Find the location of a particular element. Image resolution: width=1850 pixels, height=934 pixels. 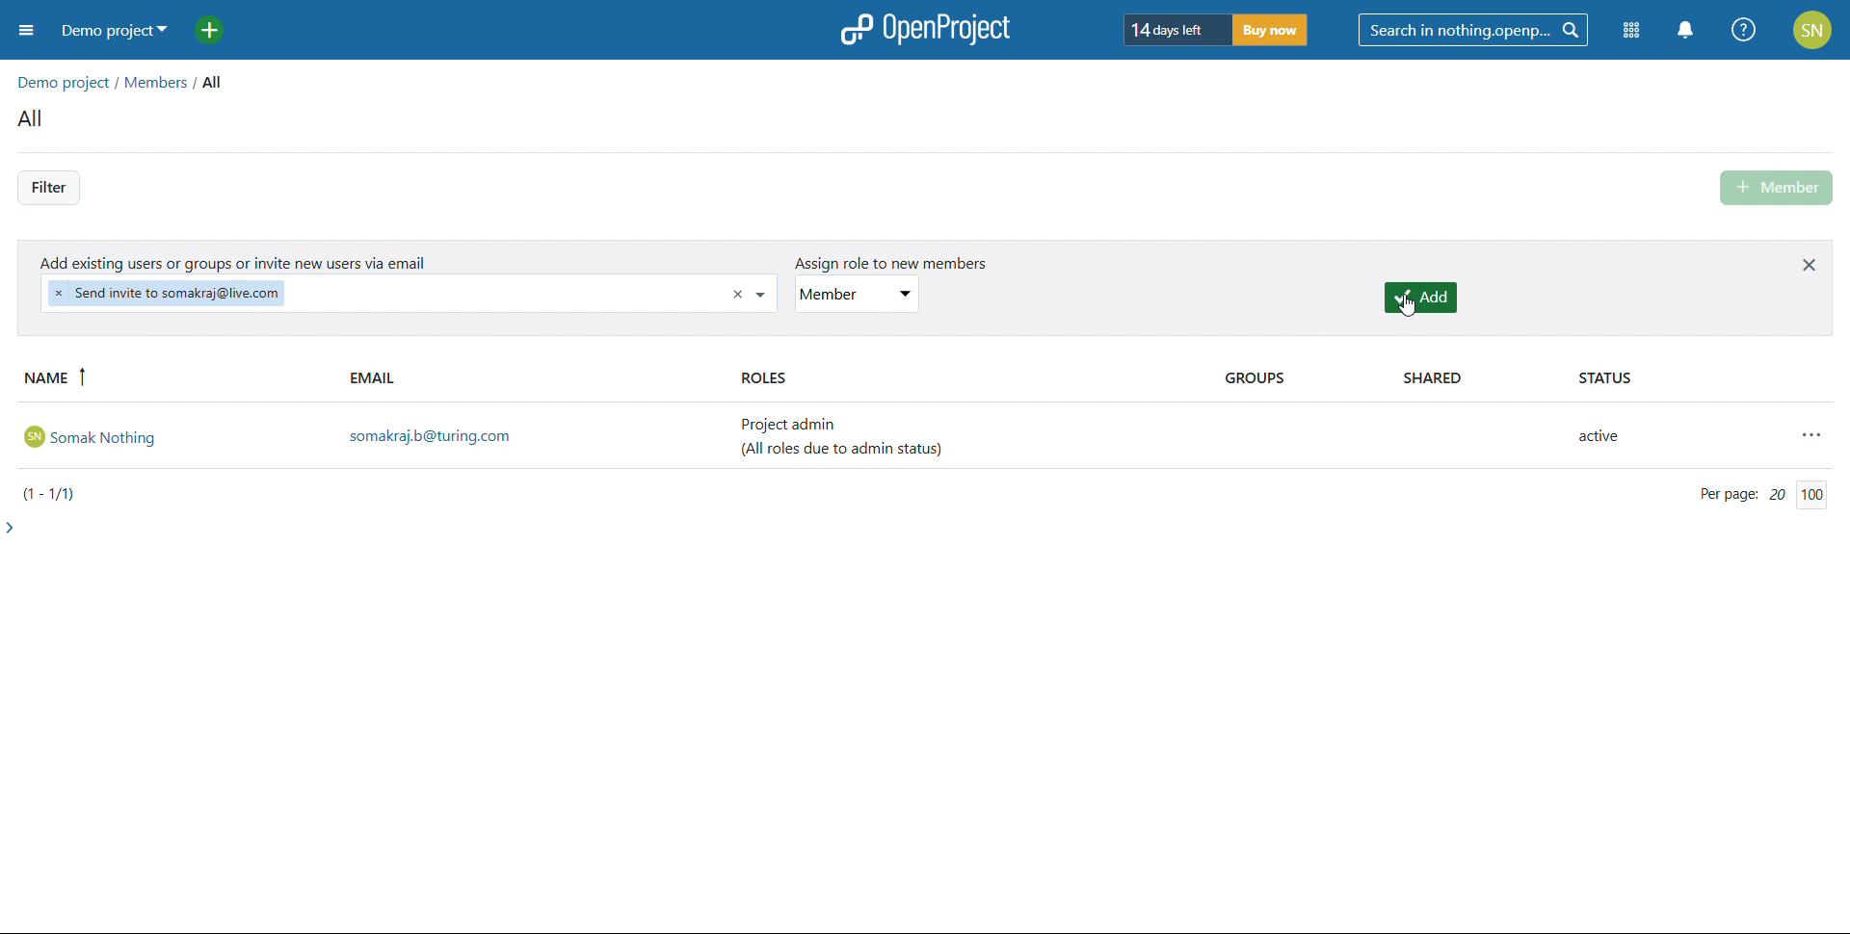

open sidebar menu is located at coordinates (26, 32).